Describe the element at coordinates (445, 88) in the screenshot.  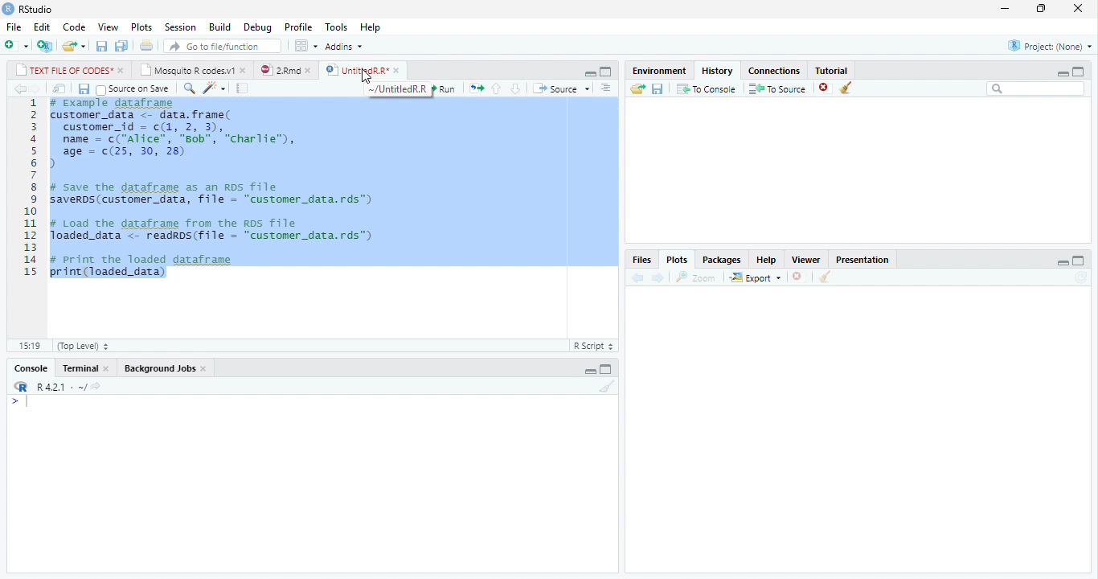
I see `Run` at that location.